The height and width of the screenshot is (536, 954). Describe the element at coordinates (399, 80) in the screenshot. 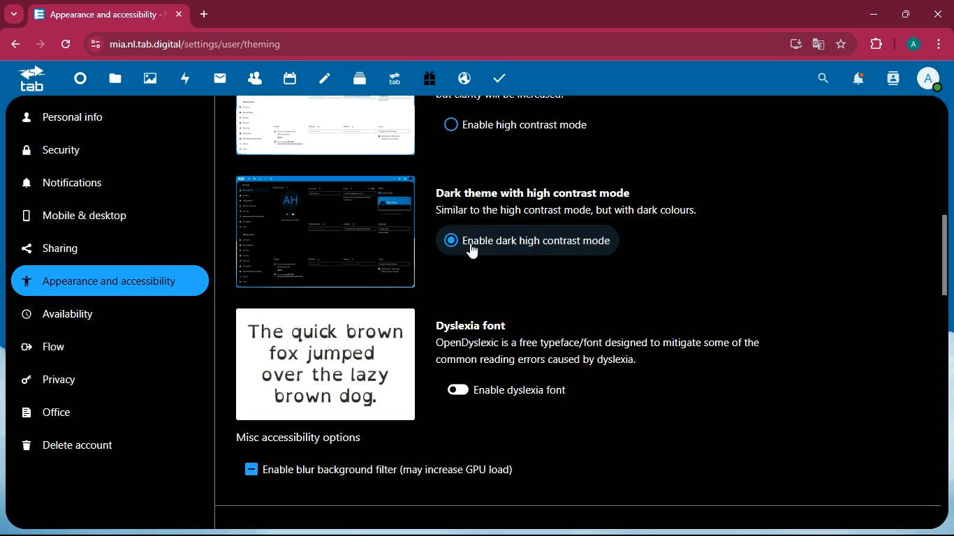

I see `tab` at that location.